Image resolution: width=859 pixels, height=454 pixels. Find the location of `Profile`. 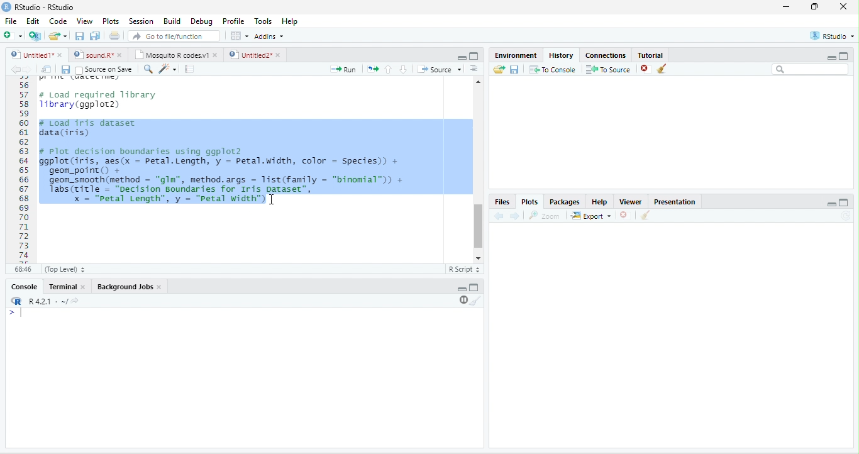

Profile is located at coordinates (235, 21).